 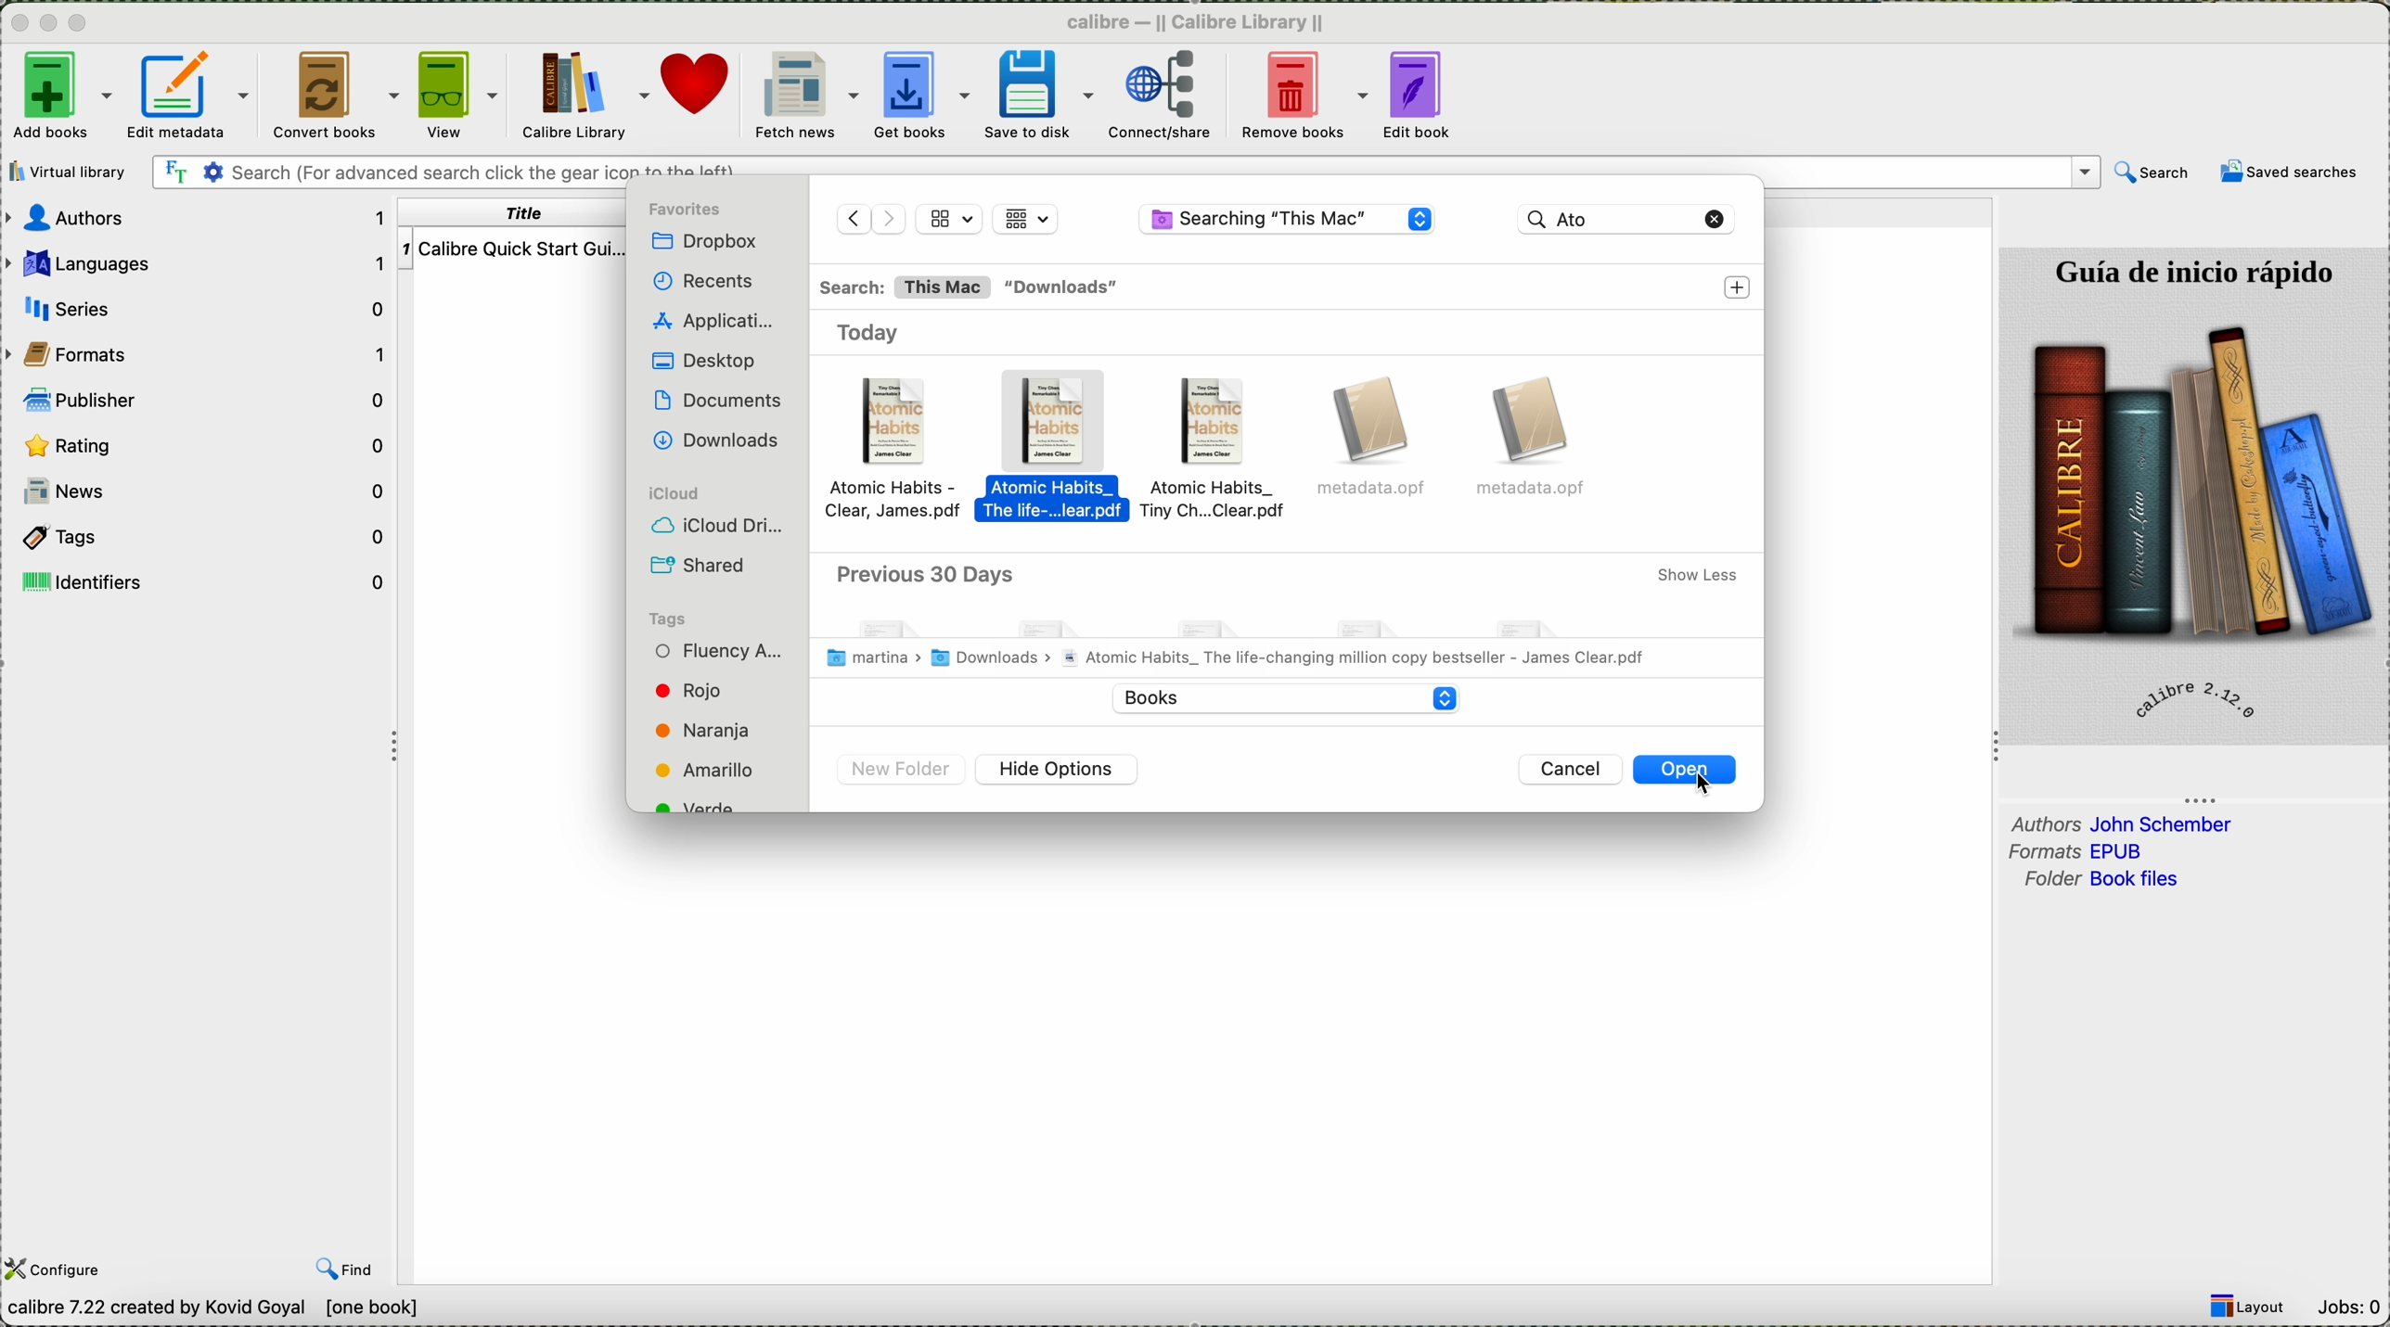 I want to click on tags, so click(x=668, y=617).